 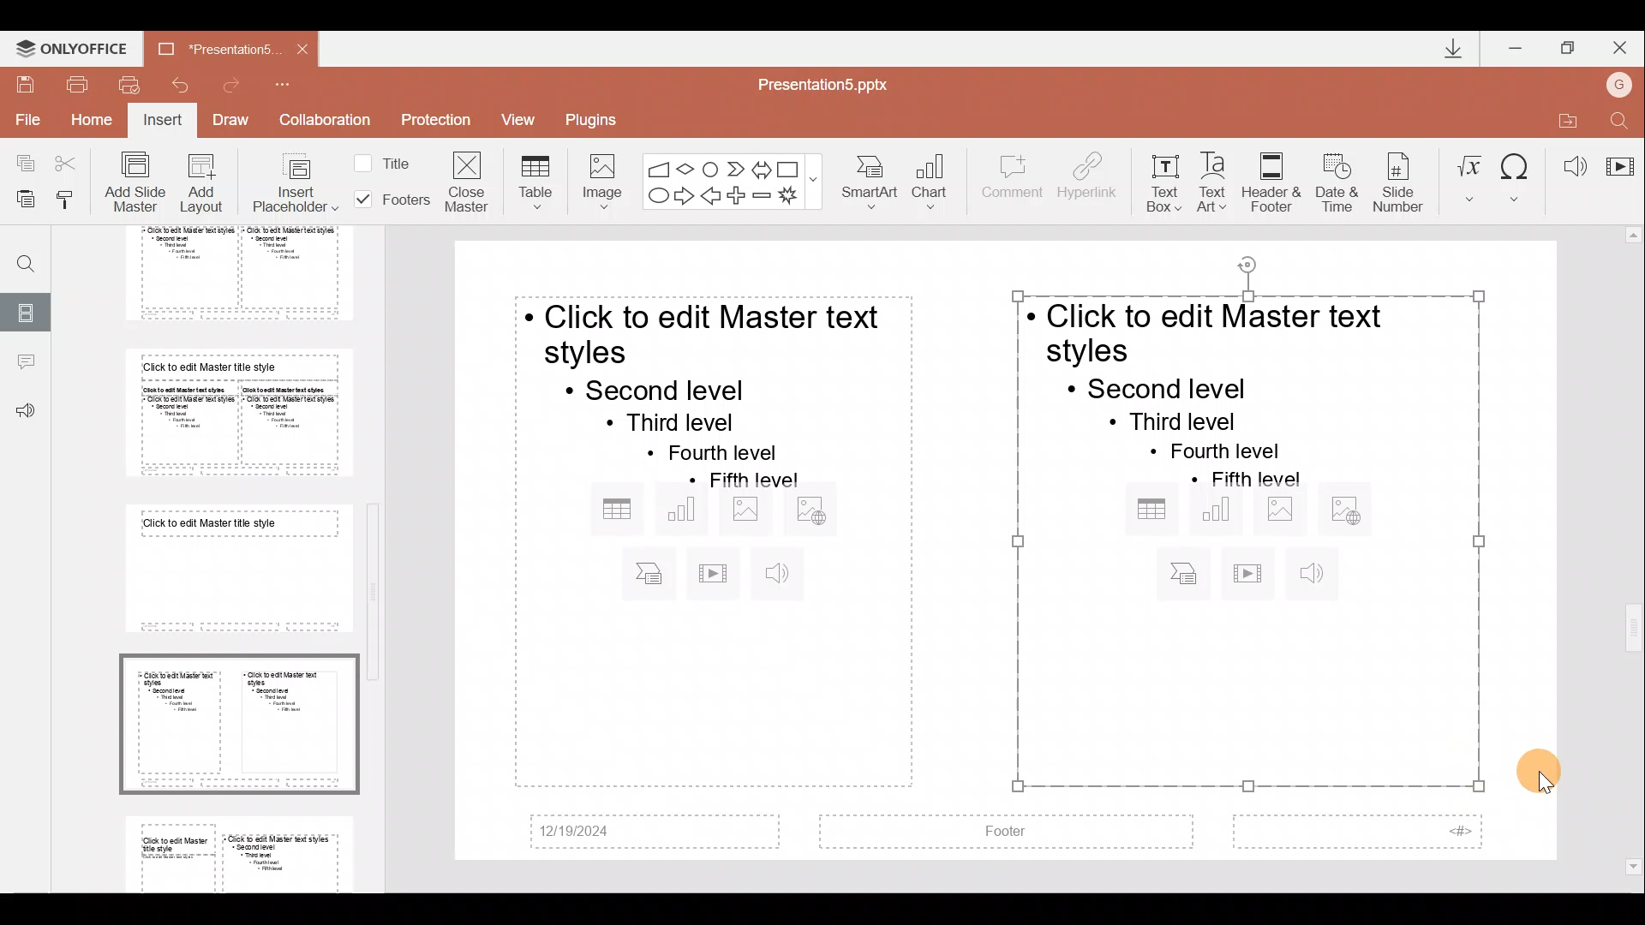 What do you see at coordinates (25, 119) in the screenshot?
I see `File` at bounding box center [25, 119].